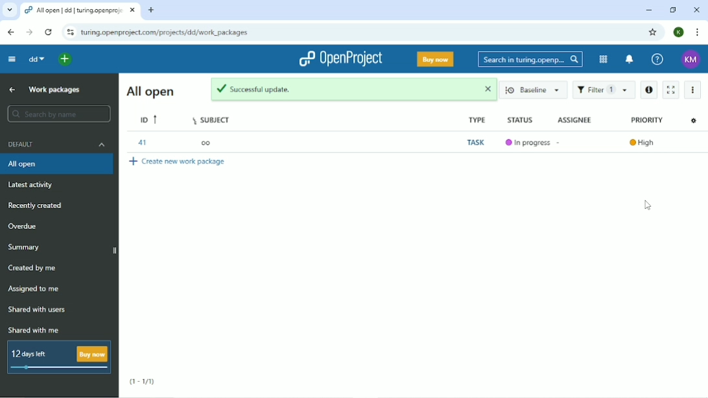 The image size is (708, 398). Describe the element at coordinates (580, 121) in the screenshot. I see `Assignee` at that location.